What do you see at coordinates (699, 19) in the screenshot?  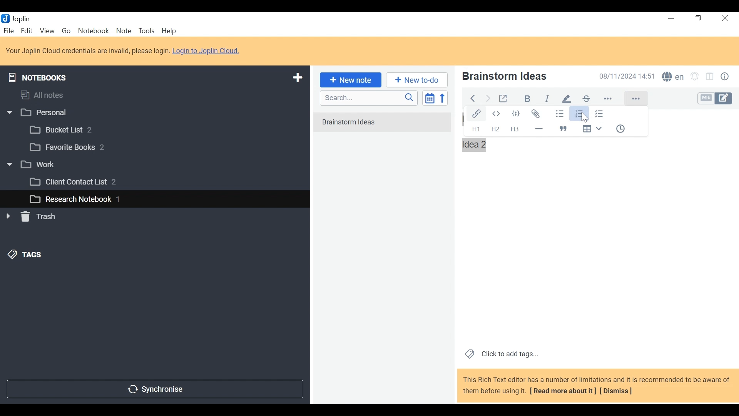 I see `Restore` at bounding box center [699, 19].